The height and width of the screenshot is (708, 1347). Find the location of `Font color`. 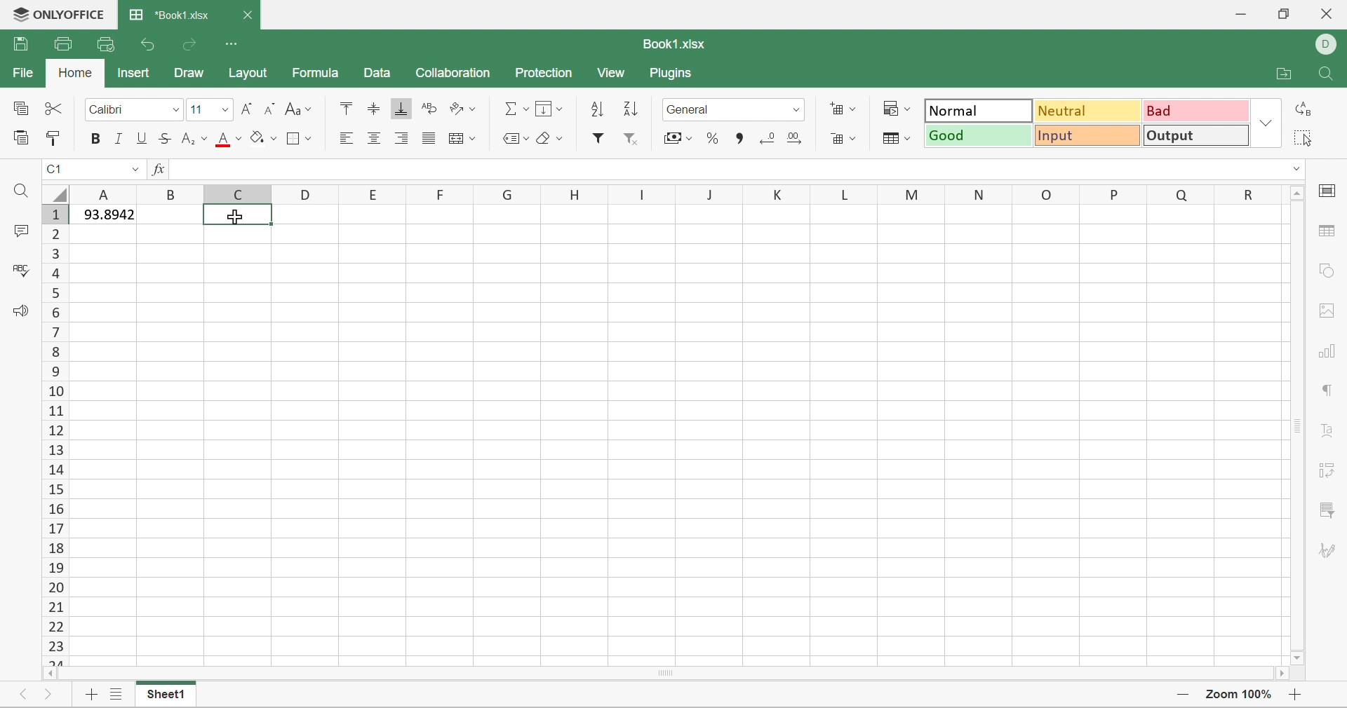

Font color is located at coordinates (228, 139).